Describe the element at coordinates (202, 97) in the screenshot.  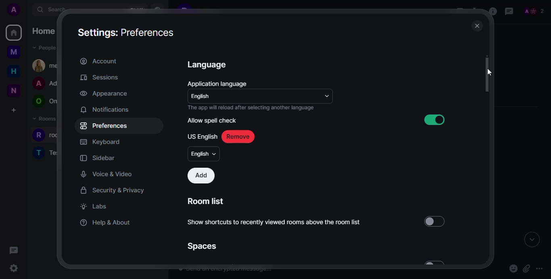
I see `english` at that location.